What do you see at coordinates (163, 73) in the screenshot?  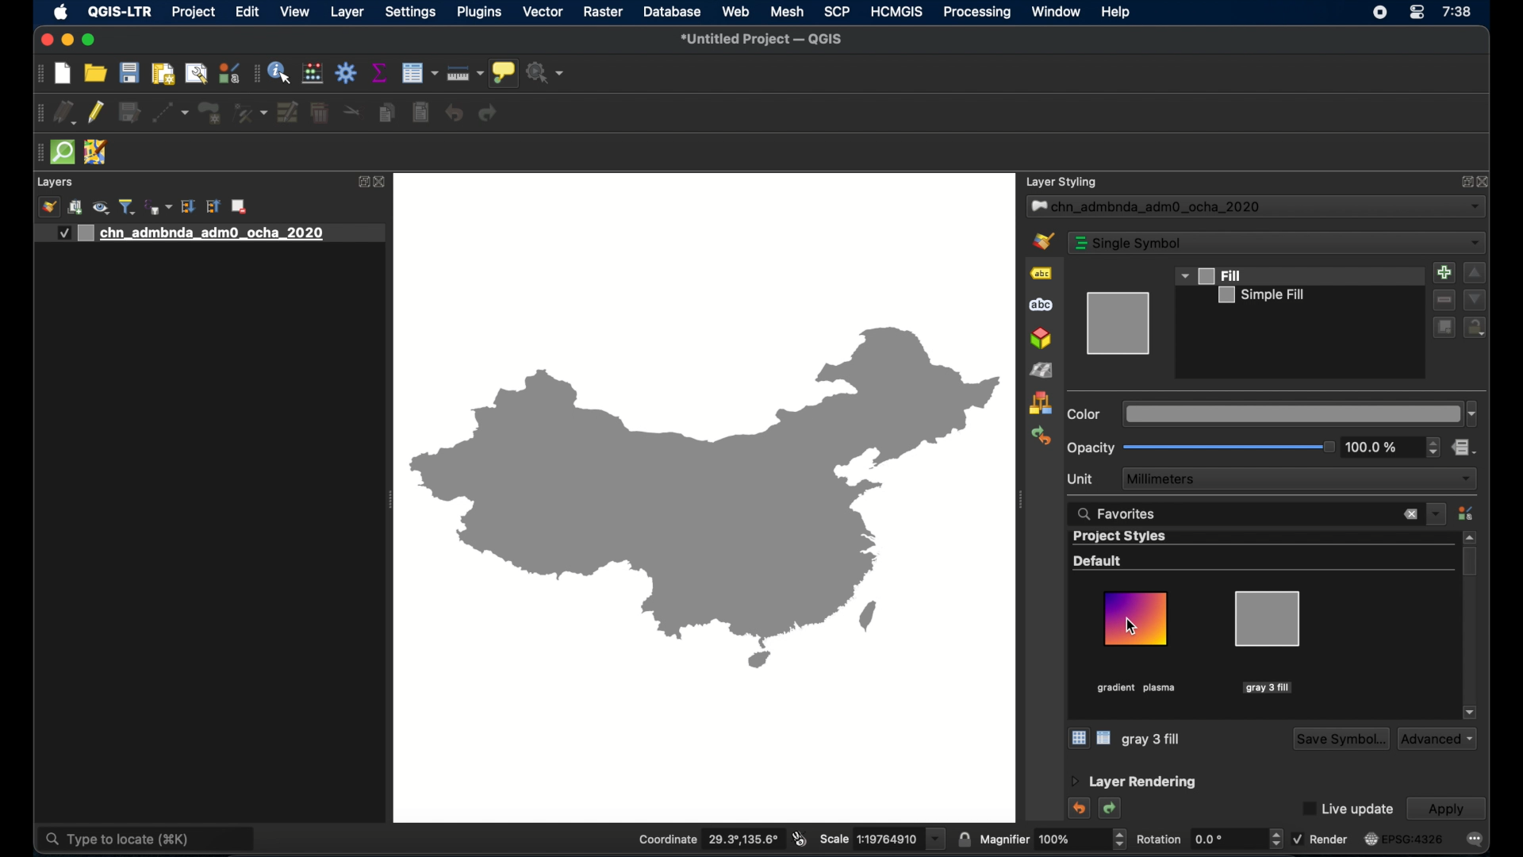 I see `print layout` at bounding box center [163, 73].